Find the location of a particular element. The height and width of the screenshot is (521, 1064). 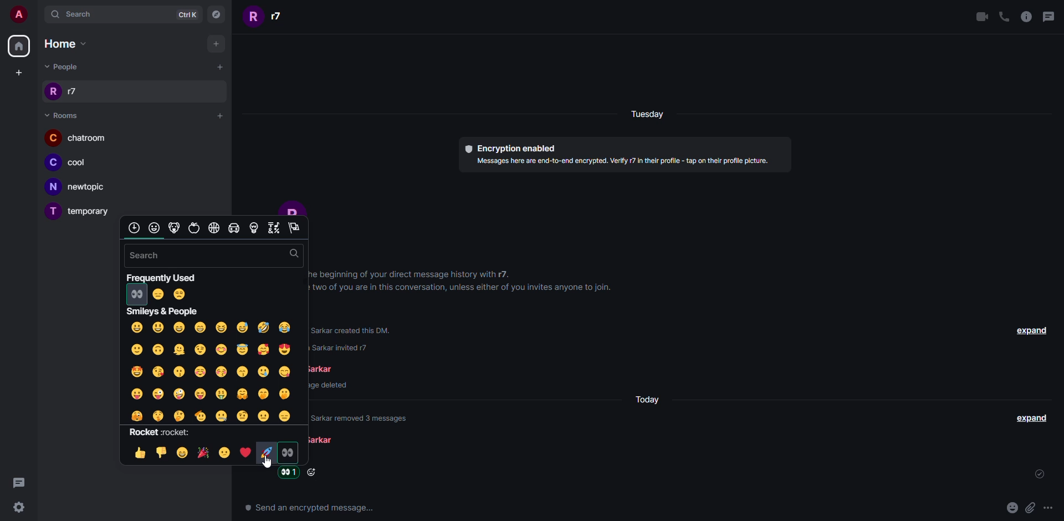

video call is located at coordinates (982, 16).